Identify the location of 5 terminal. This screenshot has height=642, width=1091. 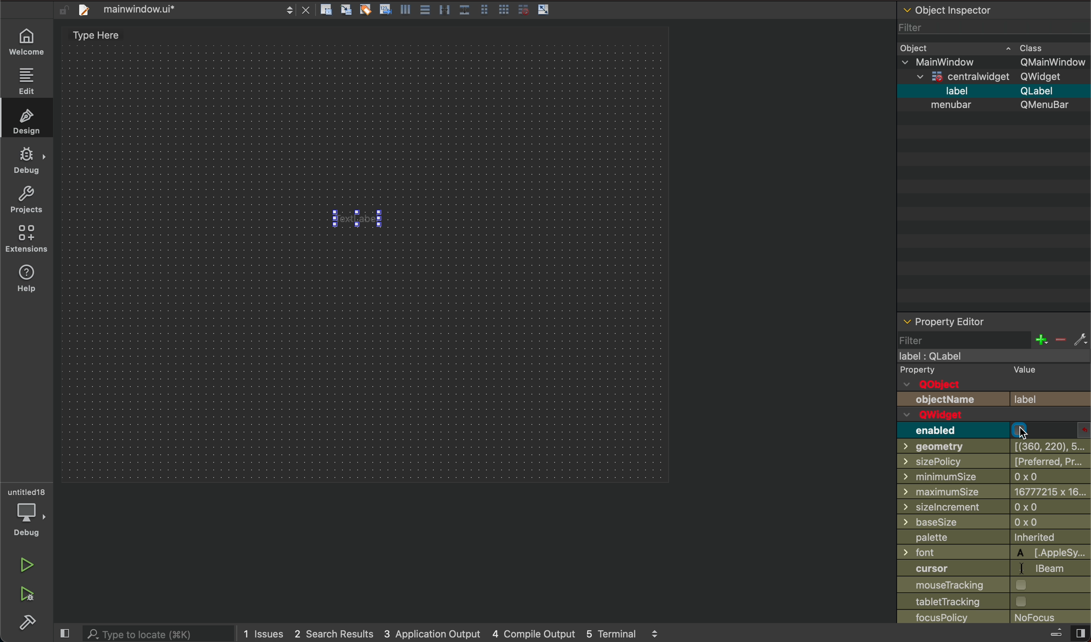
(610, 634).